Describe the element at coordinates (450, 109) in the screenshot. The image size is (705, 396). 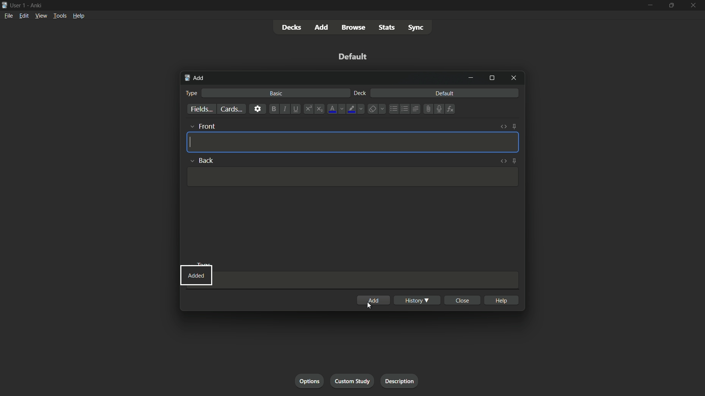
I see `equations` at that location.